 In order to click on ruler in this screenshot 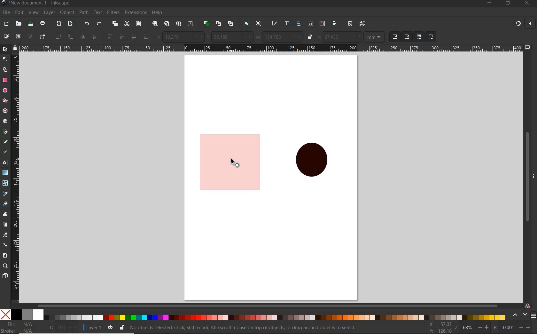, I will do `click(272, 48)`.